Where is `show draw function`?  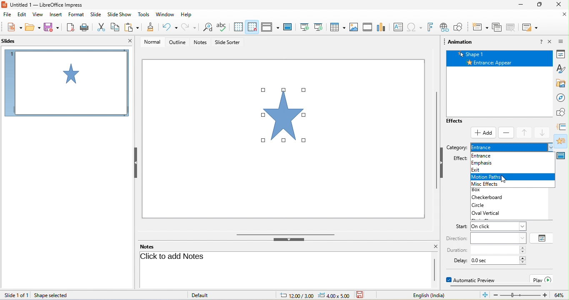 show draw function is located at coordinates (458, 27).